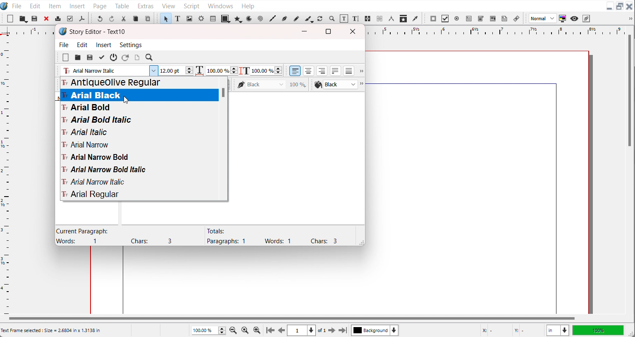 Image resolution: width=635 pixels, height=337 pixels. What do you see at coordinates (629, 19) in the screenshot?
I see `Drop down box` at bounding box center [629, 19].